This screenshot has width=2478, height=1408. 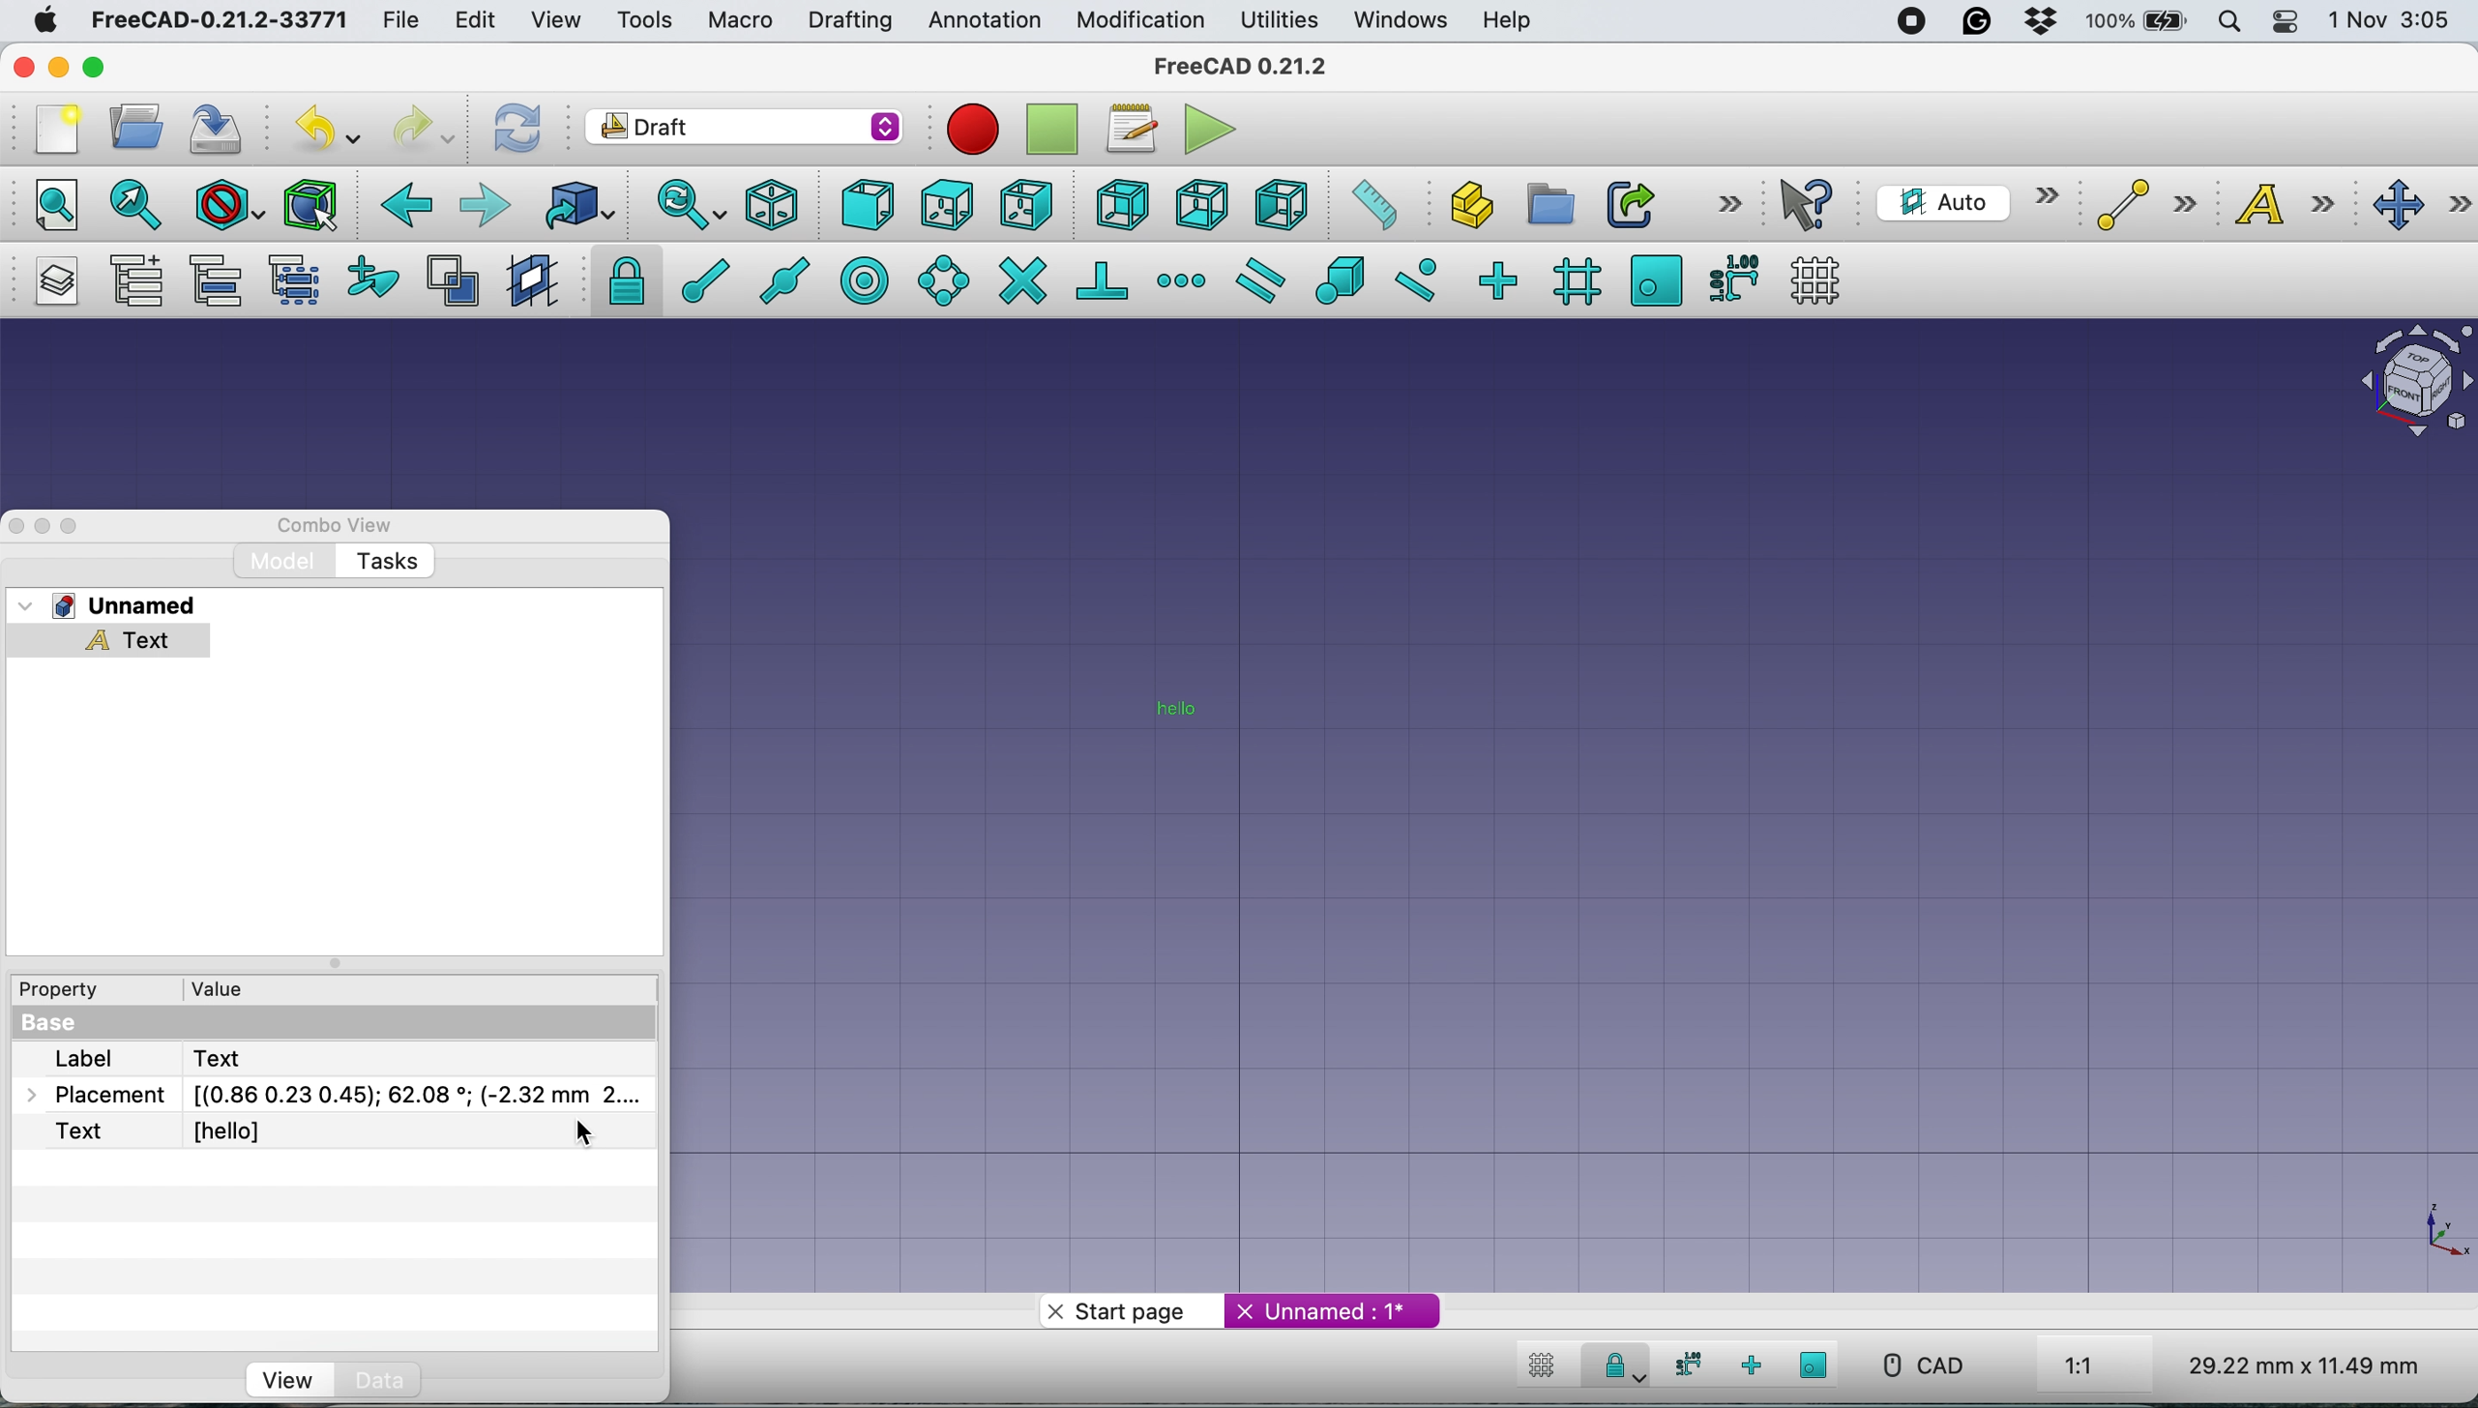 What do you see at coordinates (424, 127) in the screenshot?
I see `redo` at bounding box center [424, 127].